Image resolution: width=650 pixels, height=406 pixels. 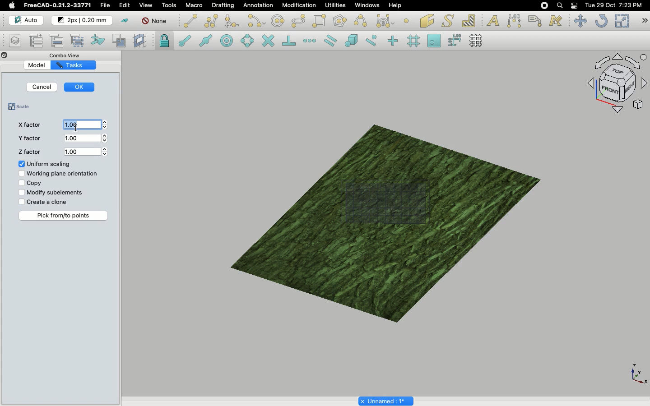 What do you see at coordinates (535, 20) in the screenshot?
I see `Label` at bounding box center [535, 20].